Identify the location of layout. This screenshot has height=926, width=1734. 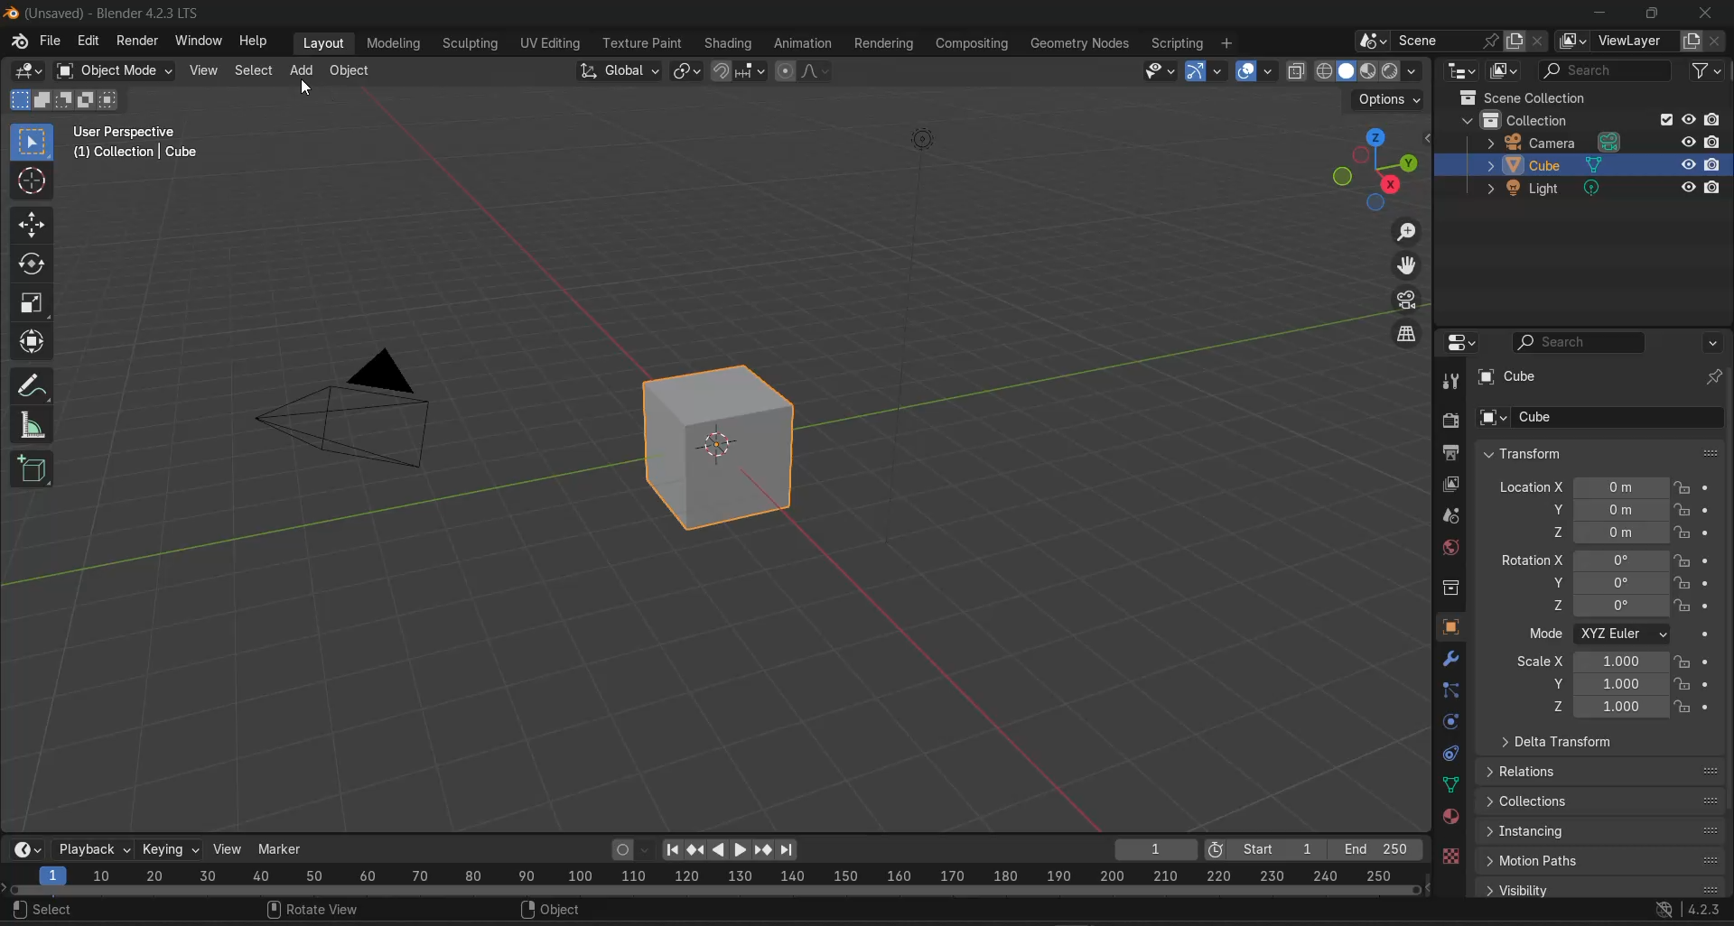
(323, 43).